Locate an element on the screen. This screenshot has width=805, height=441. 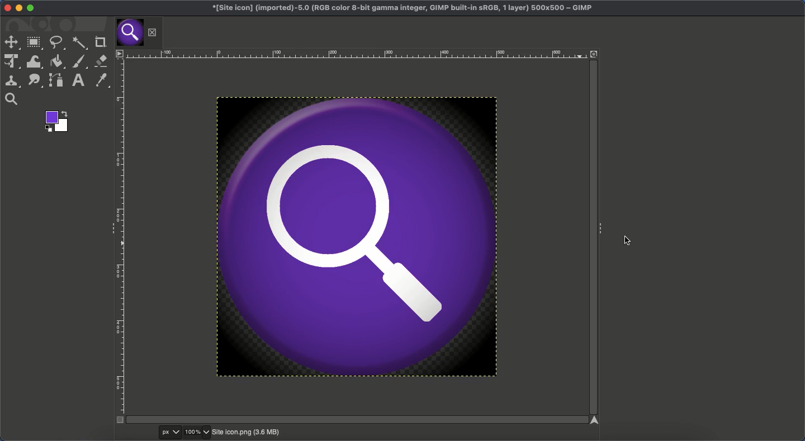
Smudge is located at coordinates (35, 81).